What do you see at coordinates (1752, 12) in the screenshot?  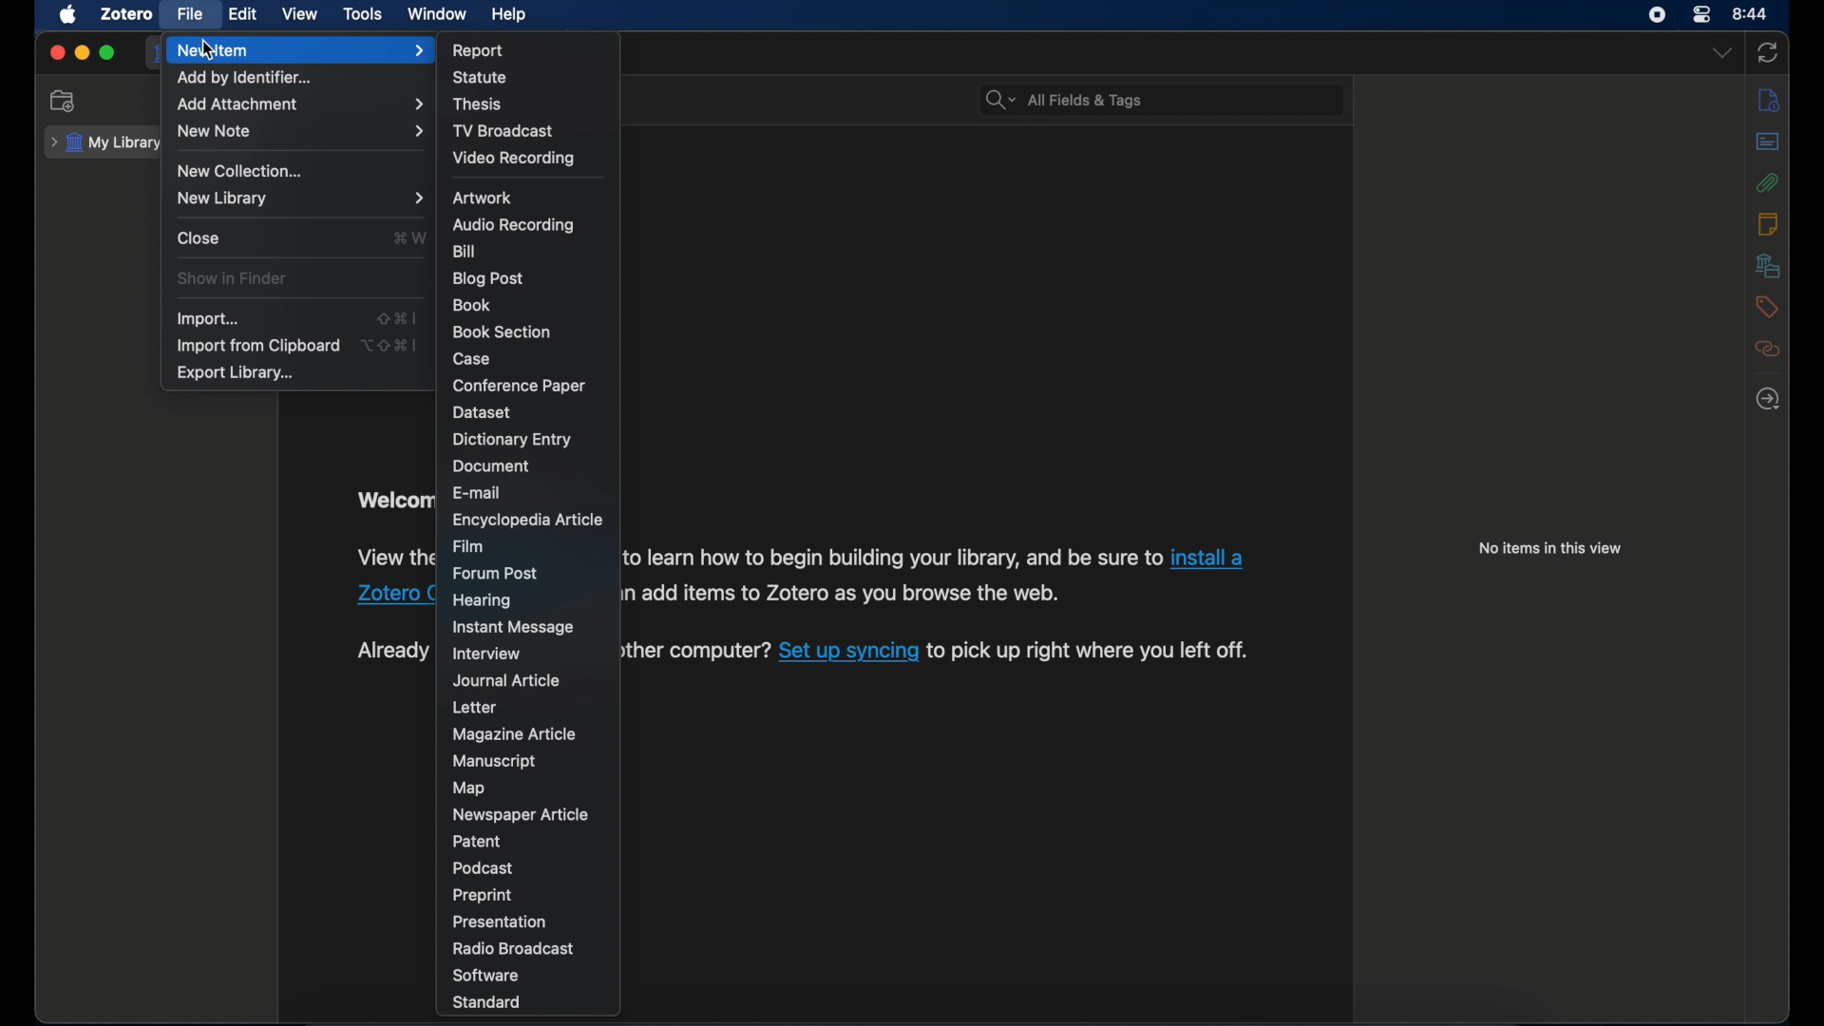 I see `8.44` at bounding box center [1752, 12].